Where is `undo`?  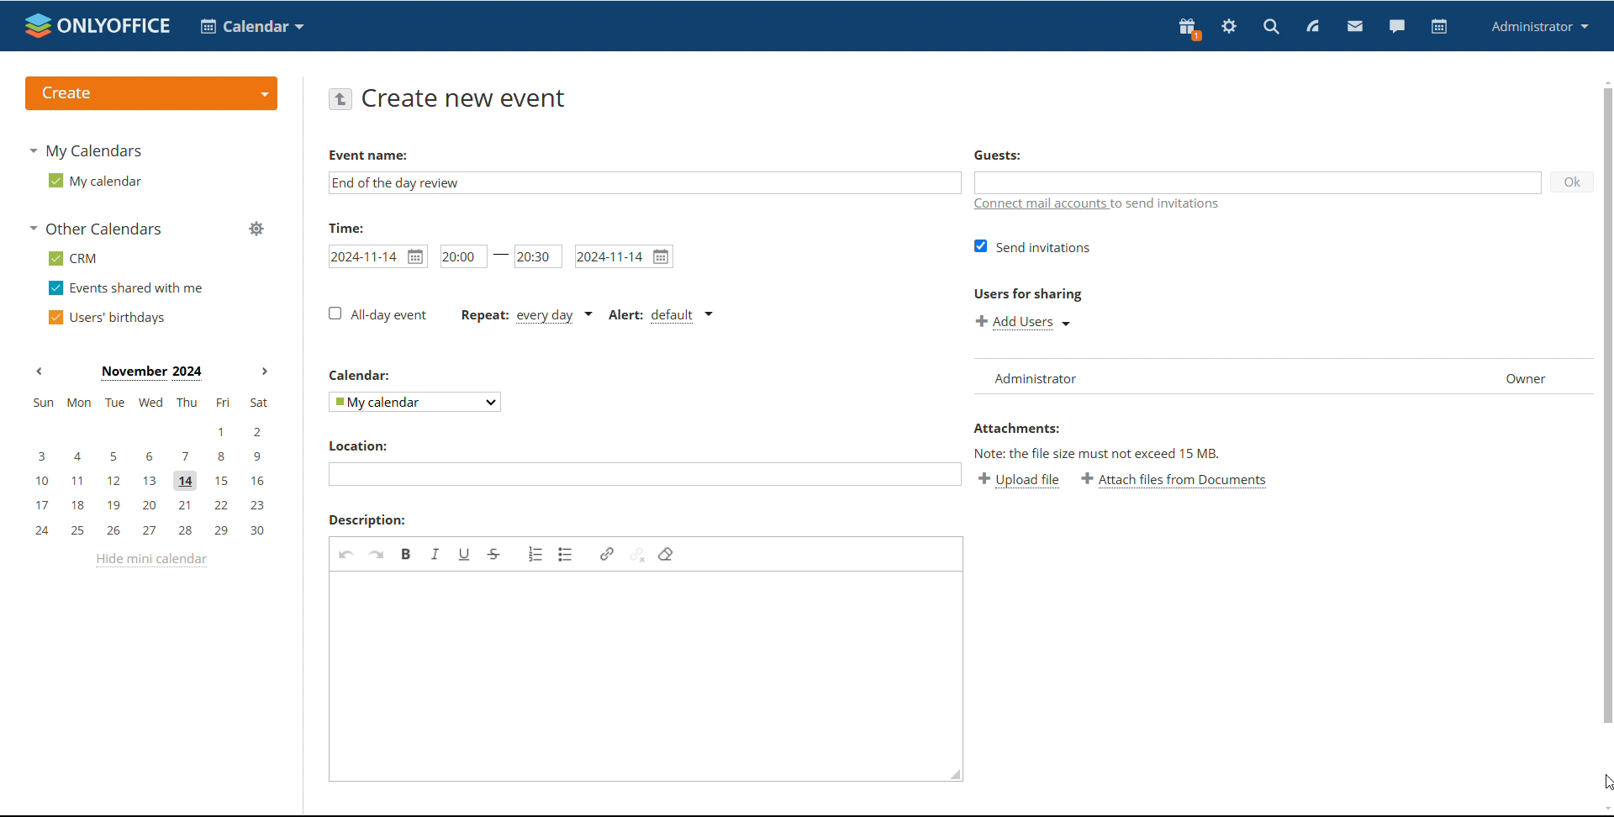
undo is located at coordinates (346, 554).